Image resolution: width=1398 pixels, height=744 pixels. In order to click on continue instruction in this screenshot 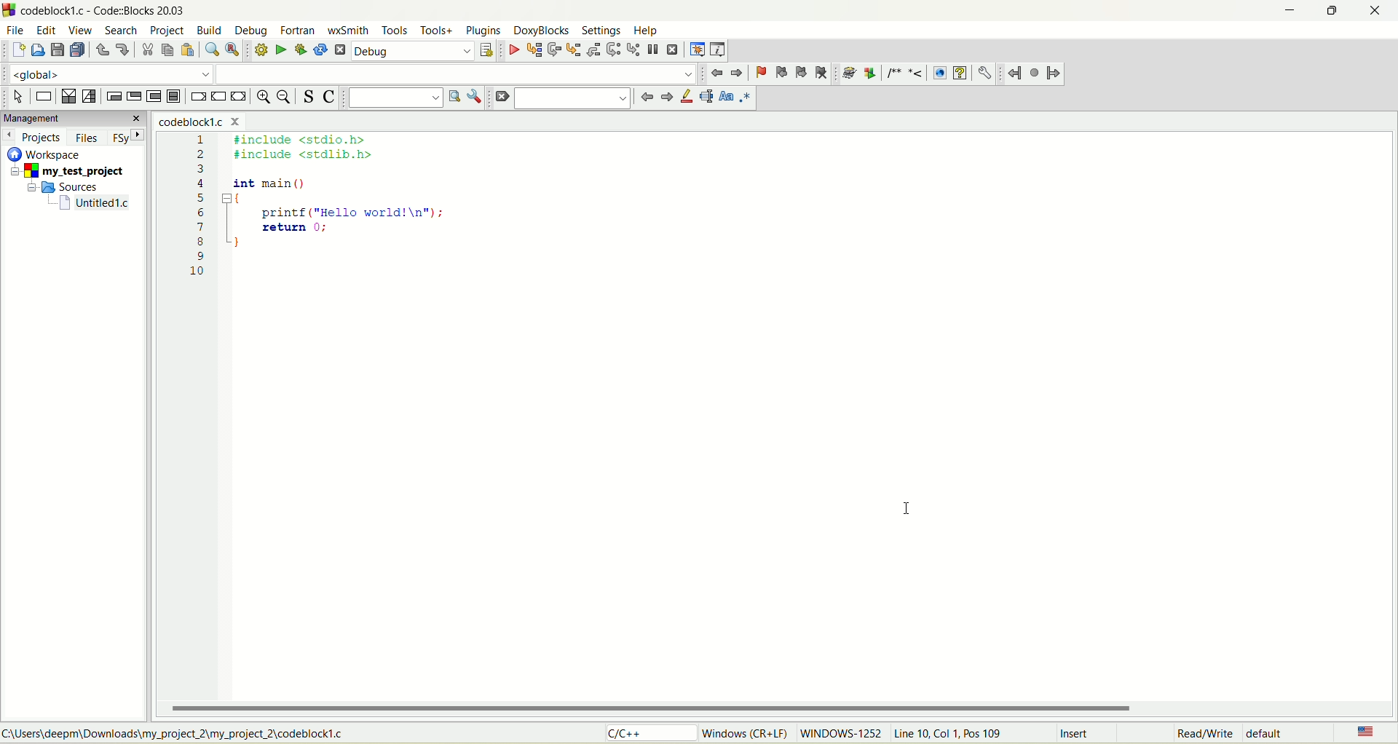, I will do `click(217, 96)`.